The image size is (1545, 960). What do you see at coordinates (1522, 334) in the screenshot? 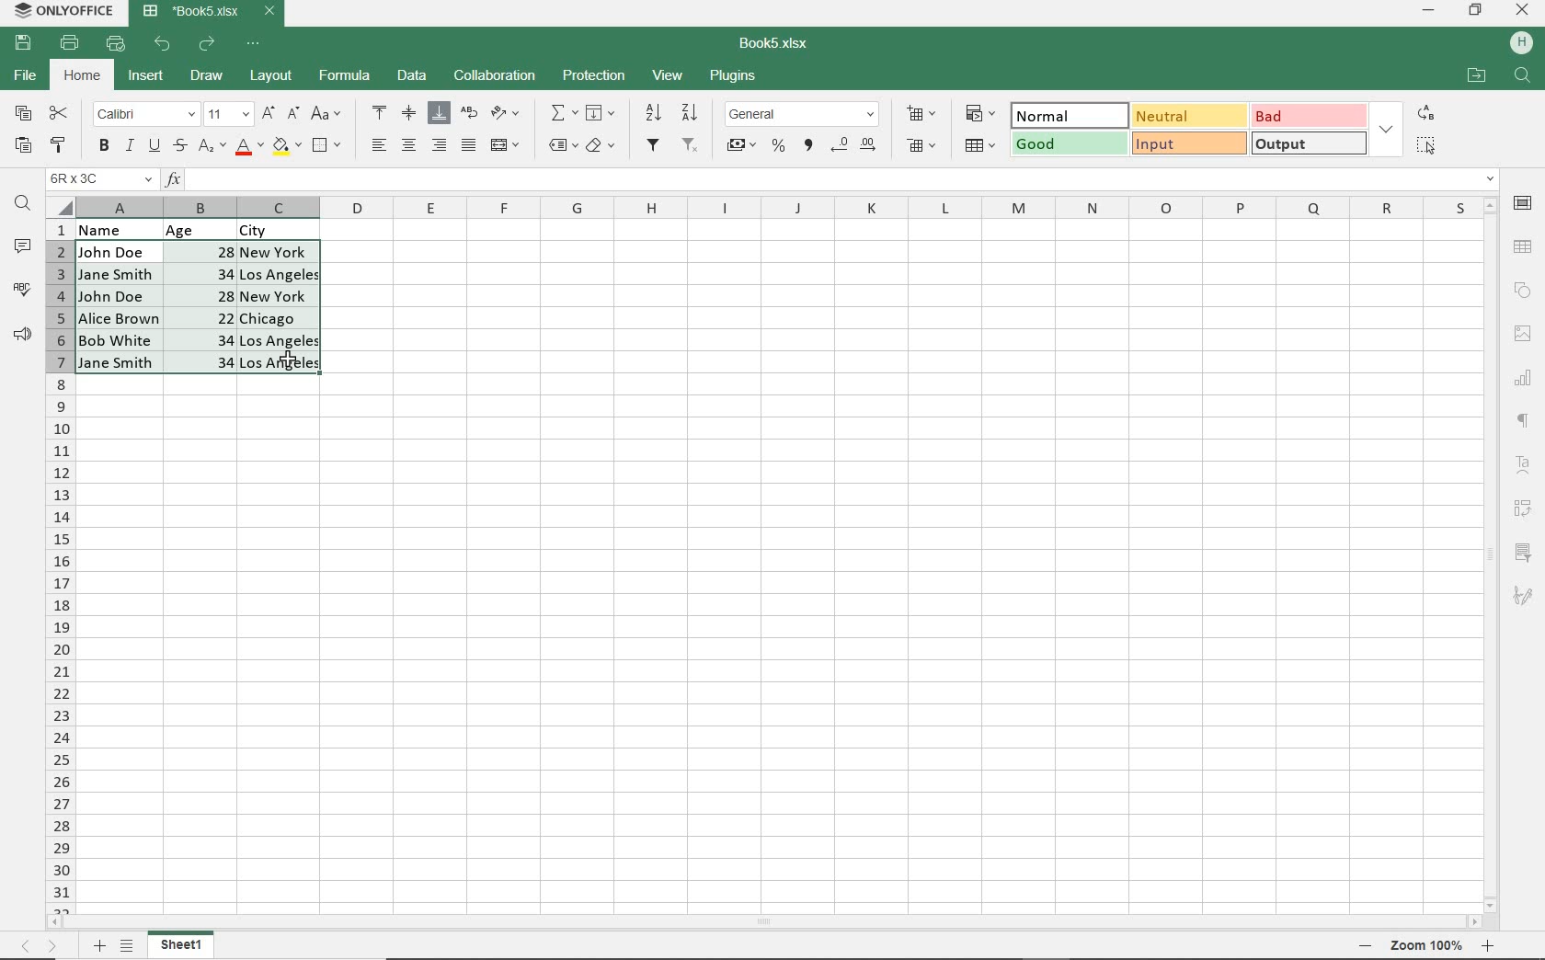
I see `IMAGE` at bounding box center [1522, 334].